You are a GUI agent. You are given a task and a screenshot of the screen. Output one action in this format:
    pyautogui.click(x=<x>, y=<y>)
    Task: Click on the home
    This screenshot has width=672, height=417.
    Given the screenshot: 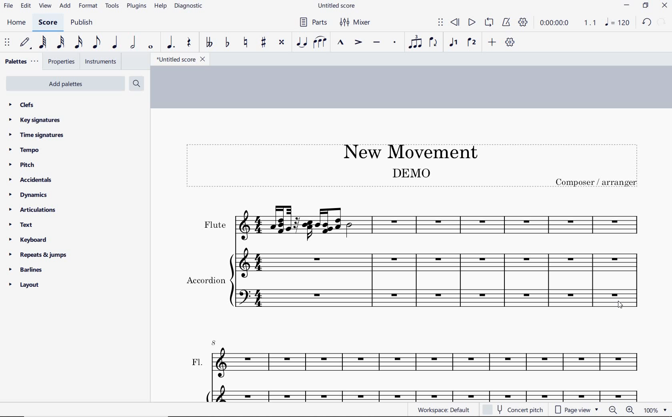 What is the action you would take?
    pyautogui.click(x=16, y=22)
    